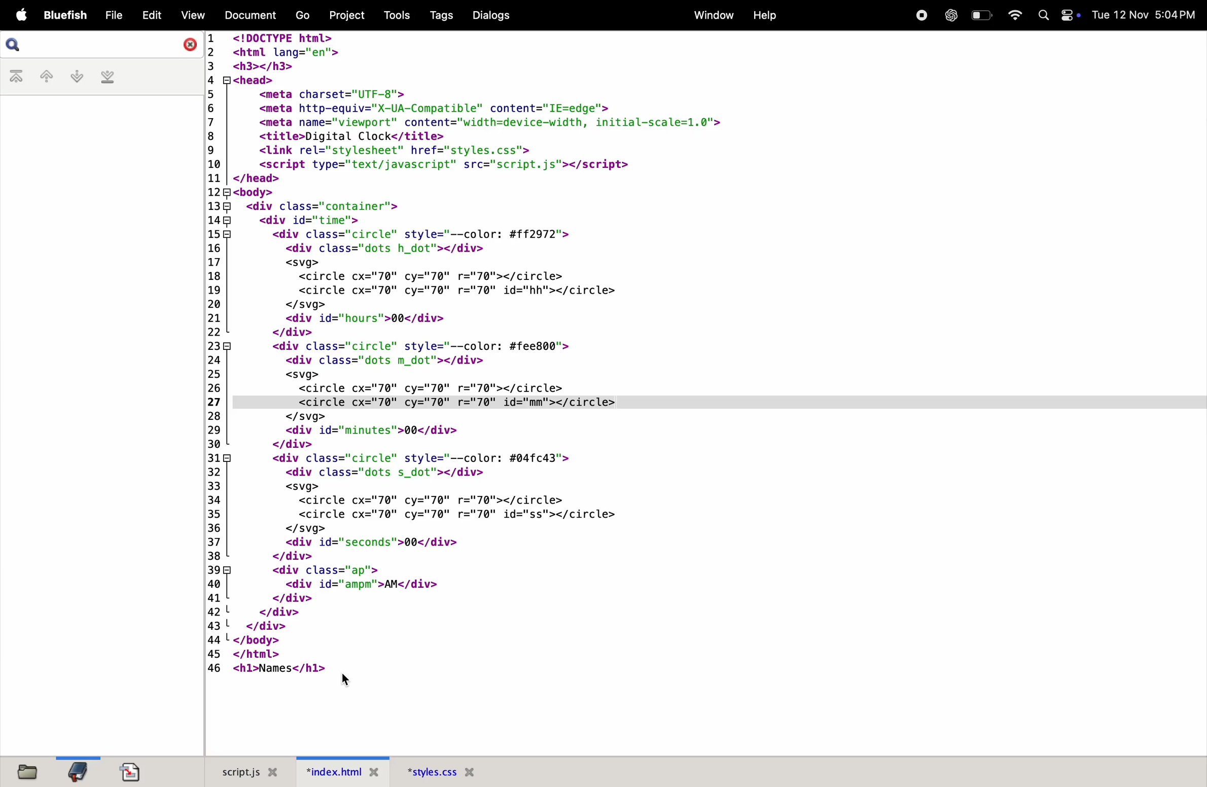  Describe the element at coordinates (65, 14) in the screenshot. I see `bluefish` at that location.